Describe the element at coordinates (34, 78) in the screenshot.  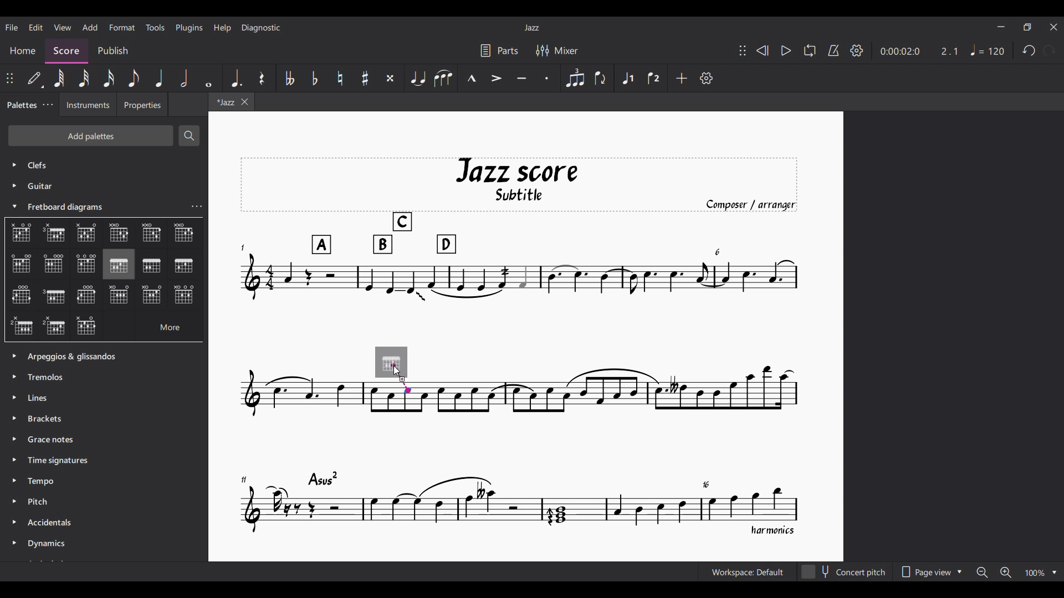
I see `Default` at that location.